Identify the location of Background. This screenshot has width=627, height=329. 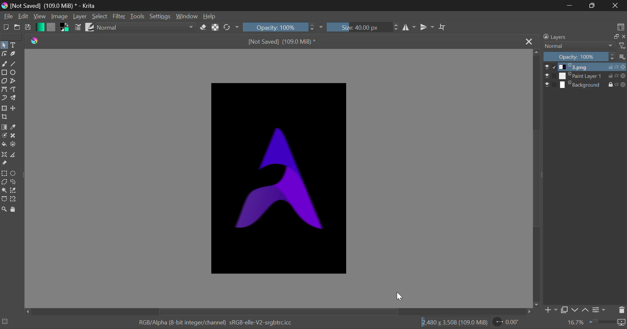
(585, 85).